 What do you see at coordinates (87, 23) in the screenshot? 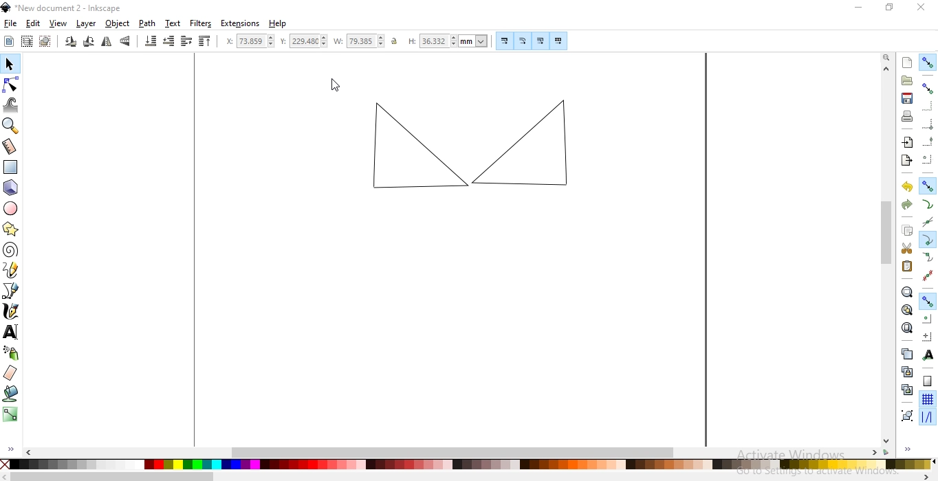
I see `layer` at bounding box center [87, 23].